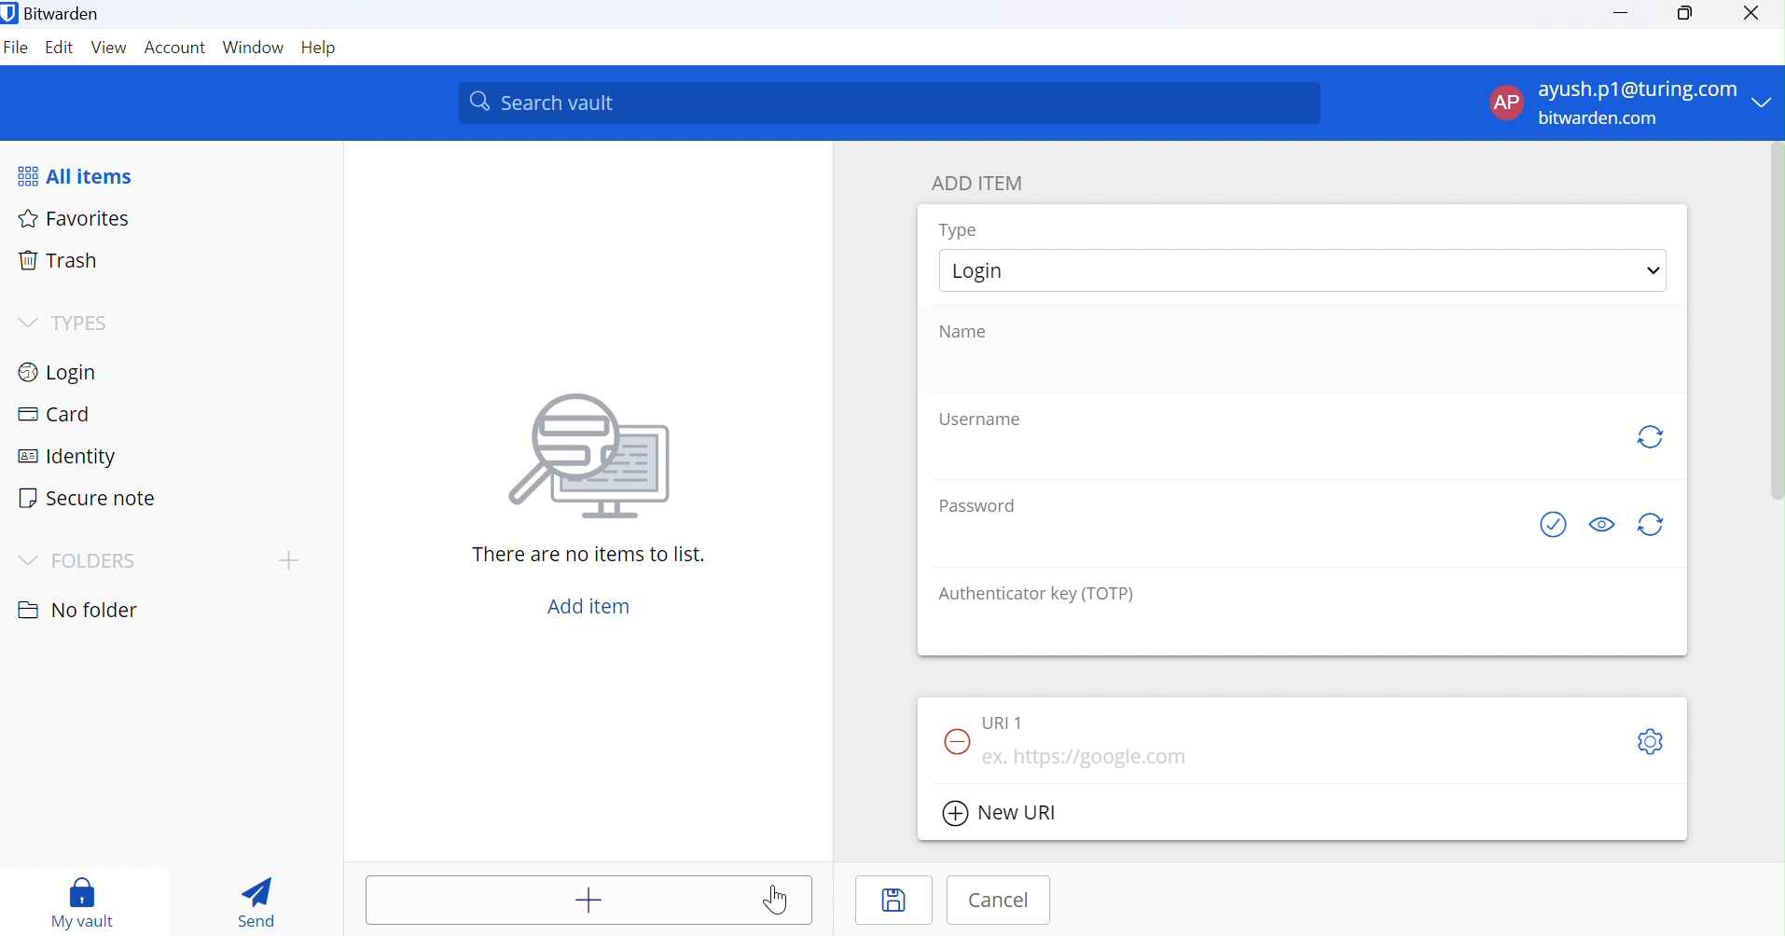 The height and width of the screenshot is (936, 1785). I want to click on Add item, so click(587, 900).